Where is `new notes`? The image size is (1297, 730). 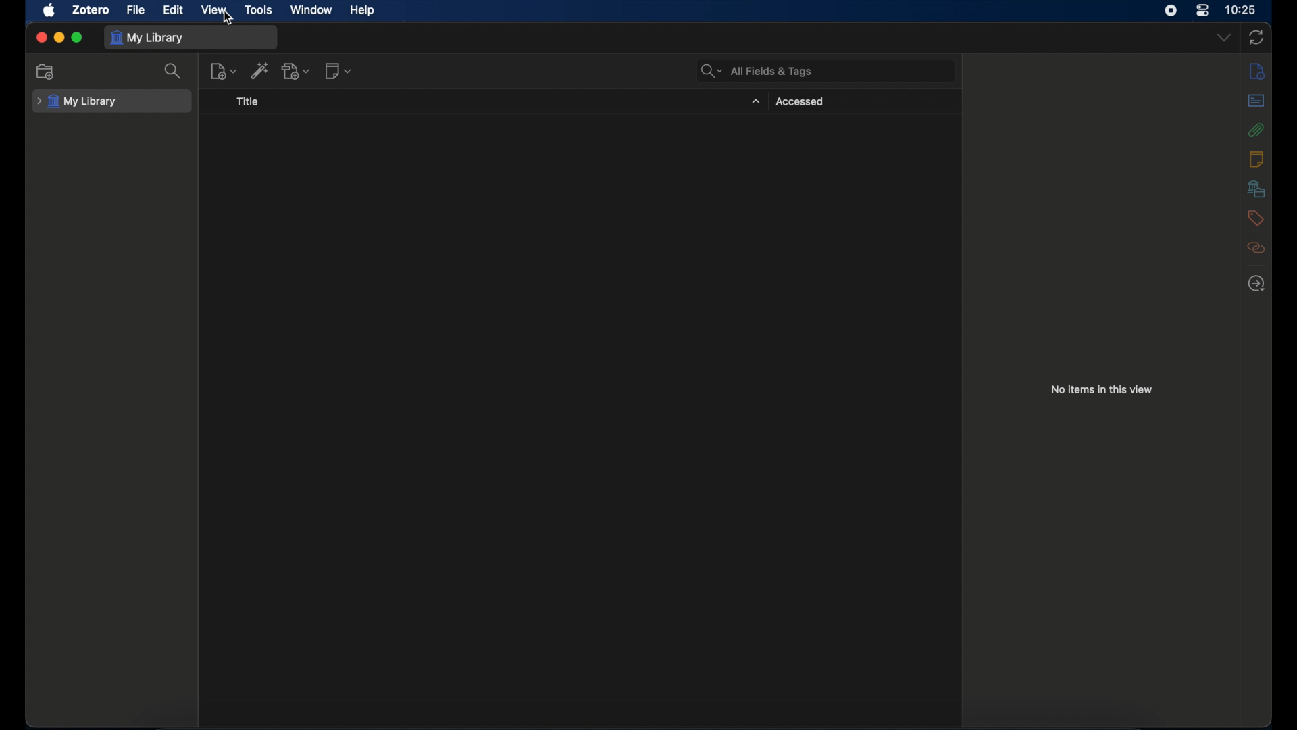 new notes is located at coordinates (339, 70).